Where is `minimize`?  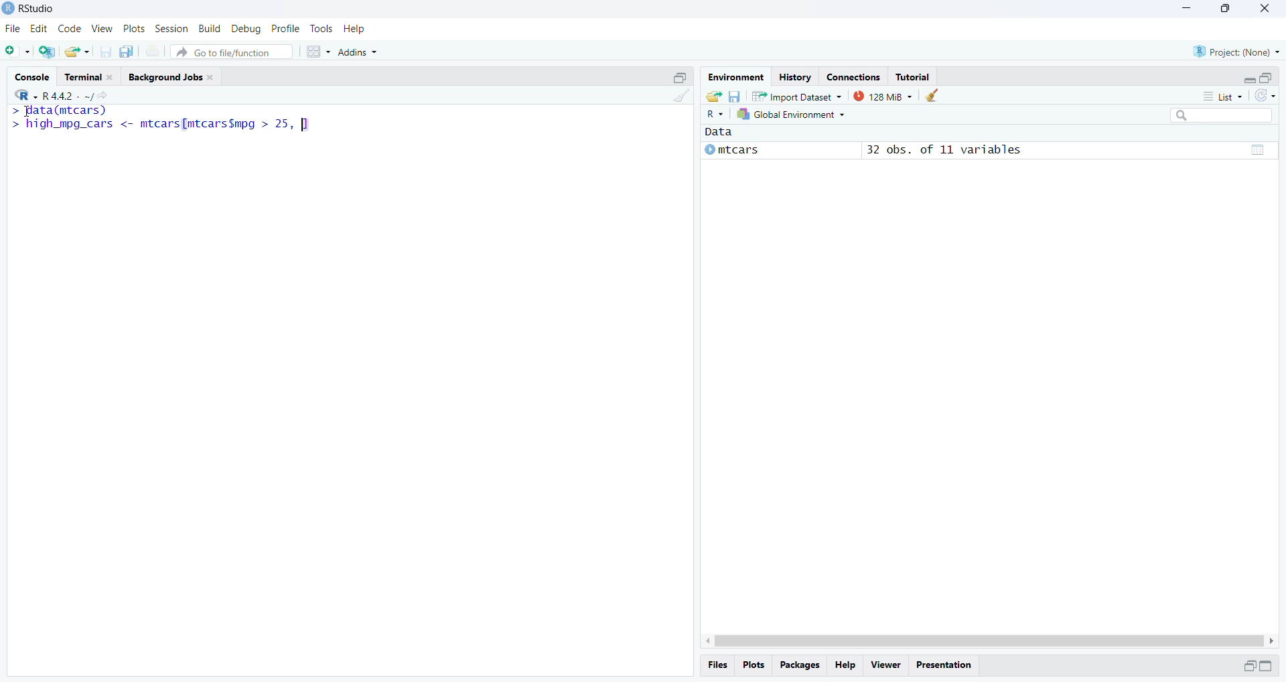
minimize is located at coordinates (1248, 667).